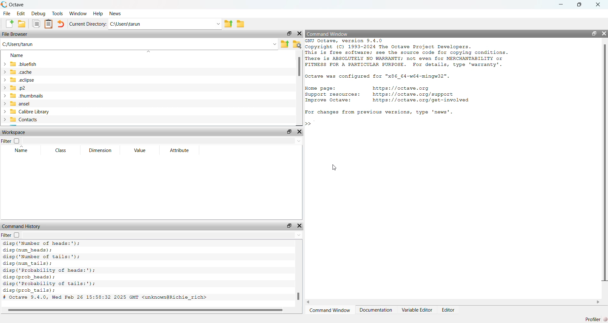 This screenshot has height=323, width=608. Describe the element at coordinates (88, 24) in the screenshot. I see `Current Directory:` at that location.